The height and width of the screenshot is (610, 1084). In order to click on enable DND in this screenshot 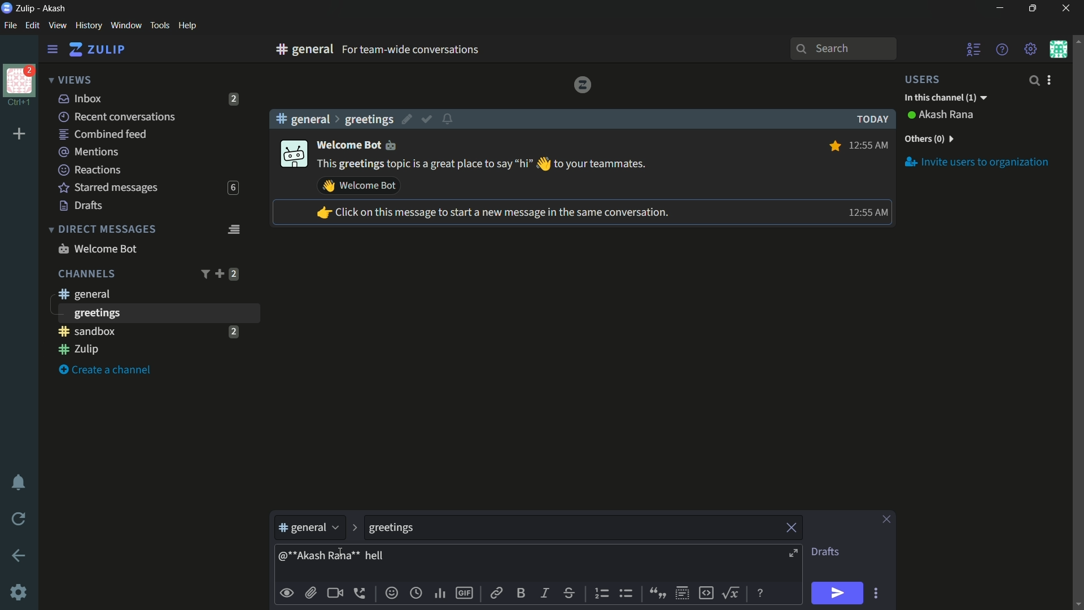, I will do `click(19, 483)`.